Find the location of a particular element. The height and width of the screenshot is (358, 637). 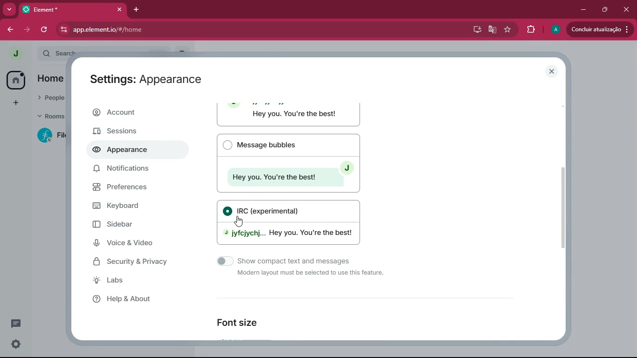

message is located at coordinates (15, 324).